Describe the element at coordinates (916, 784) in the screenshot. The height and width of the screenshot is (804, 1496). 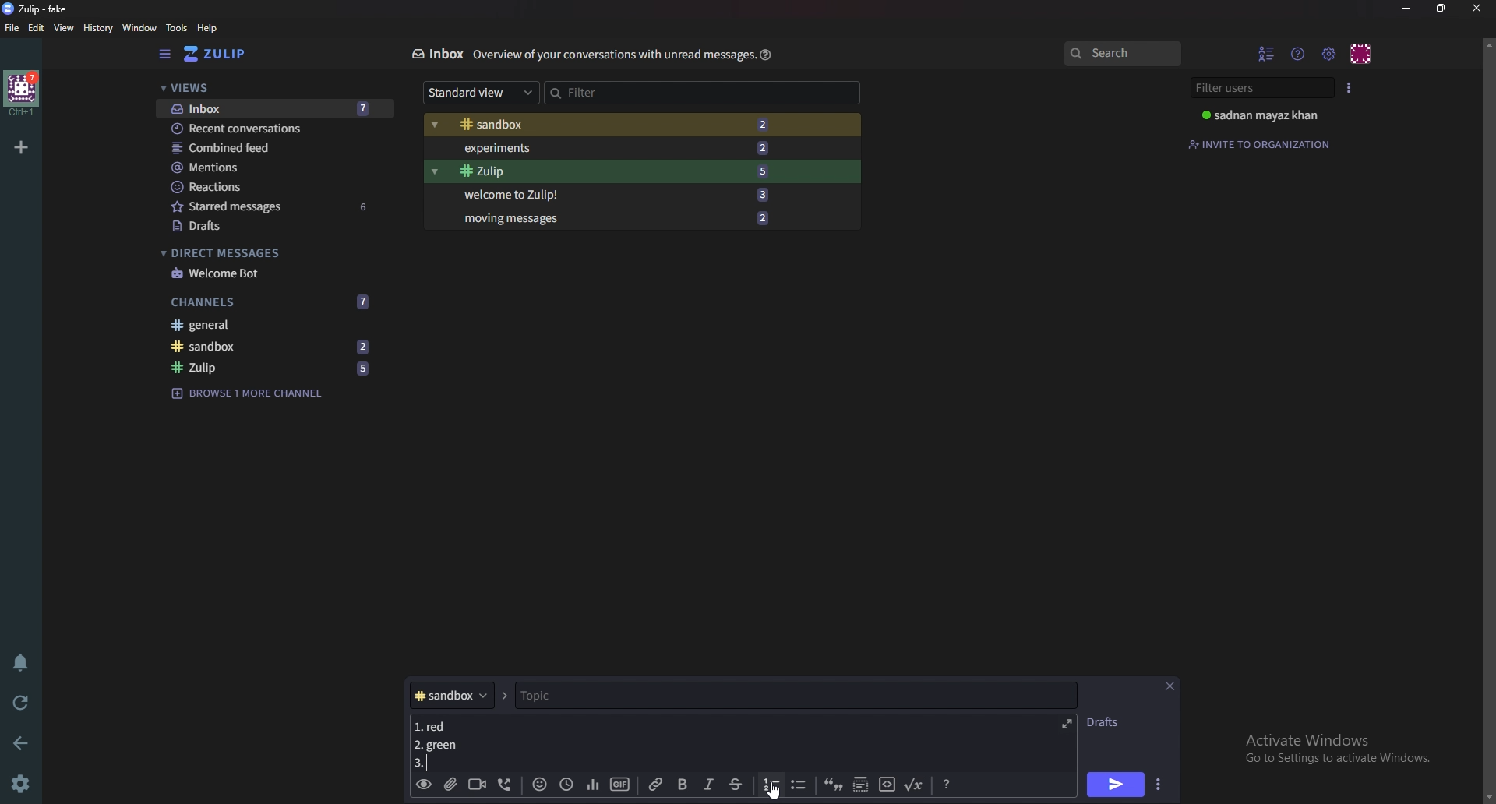
I see `Math` at that location.